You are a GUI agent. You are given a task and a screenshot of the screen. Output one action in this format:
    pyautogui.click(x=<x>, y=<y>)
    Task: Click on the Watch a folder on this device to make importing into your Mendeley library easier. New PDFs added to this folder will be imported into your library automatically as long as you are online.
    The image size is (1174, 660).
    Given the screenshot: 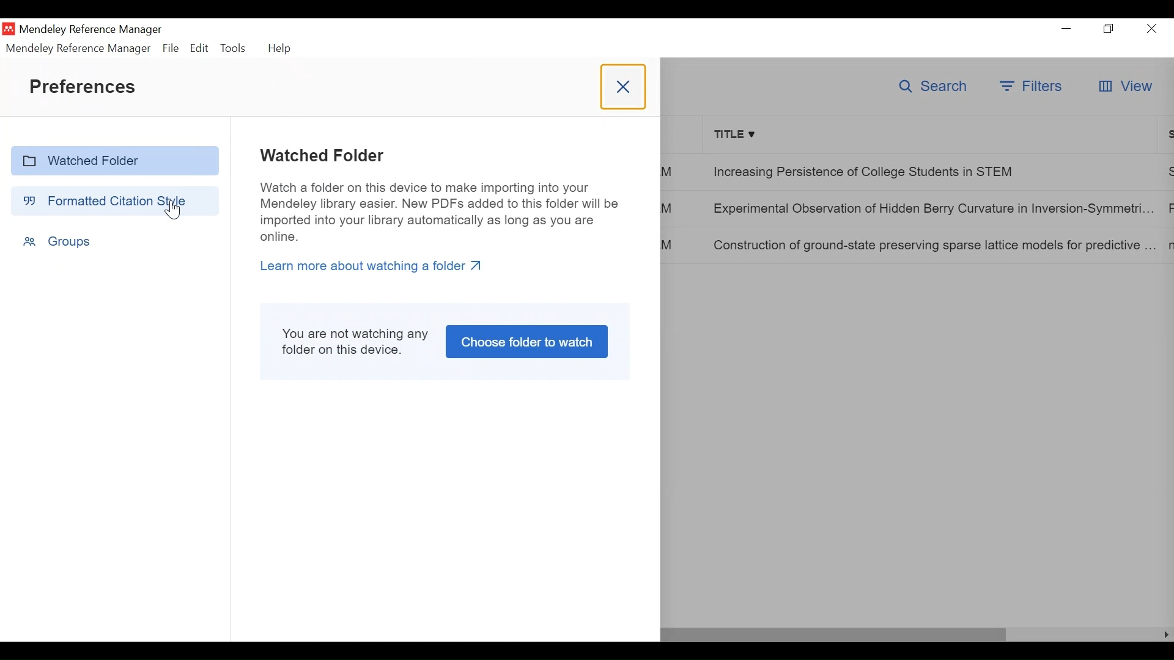 What is the action you would take?
    pyautogui.click(x=443, y=210)
    